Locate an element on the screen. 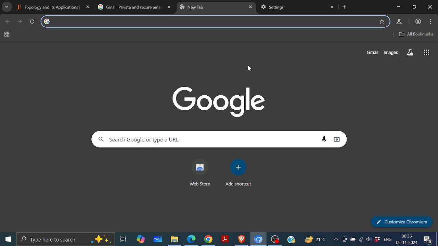 The width and height of the screenshot is (438, 246). whiteboard is located at coordinates (158, 240).